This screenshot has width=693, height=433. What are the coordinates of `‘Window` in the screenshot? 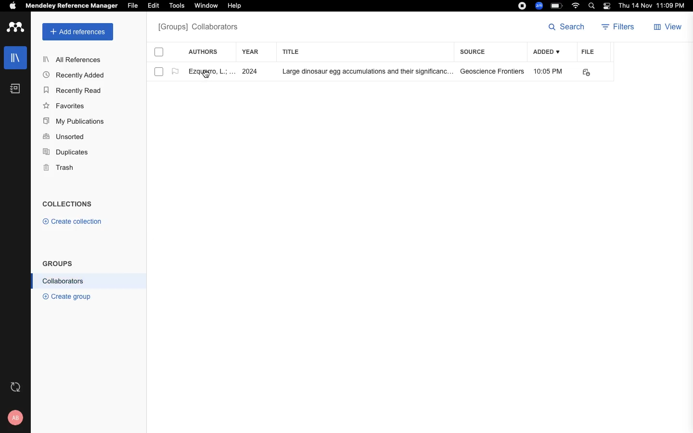 It's located at (207, 7).